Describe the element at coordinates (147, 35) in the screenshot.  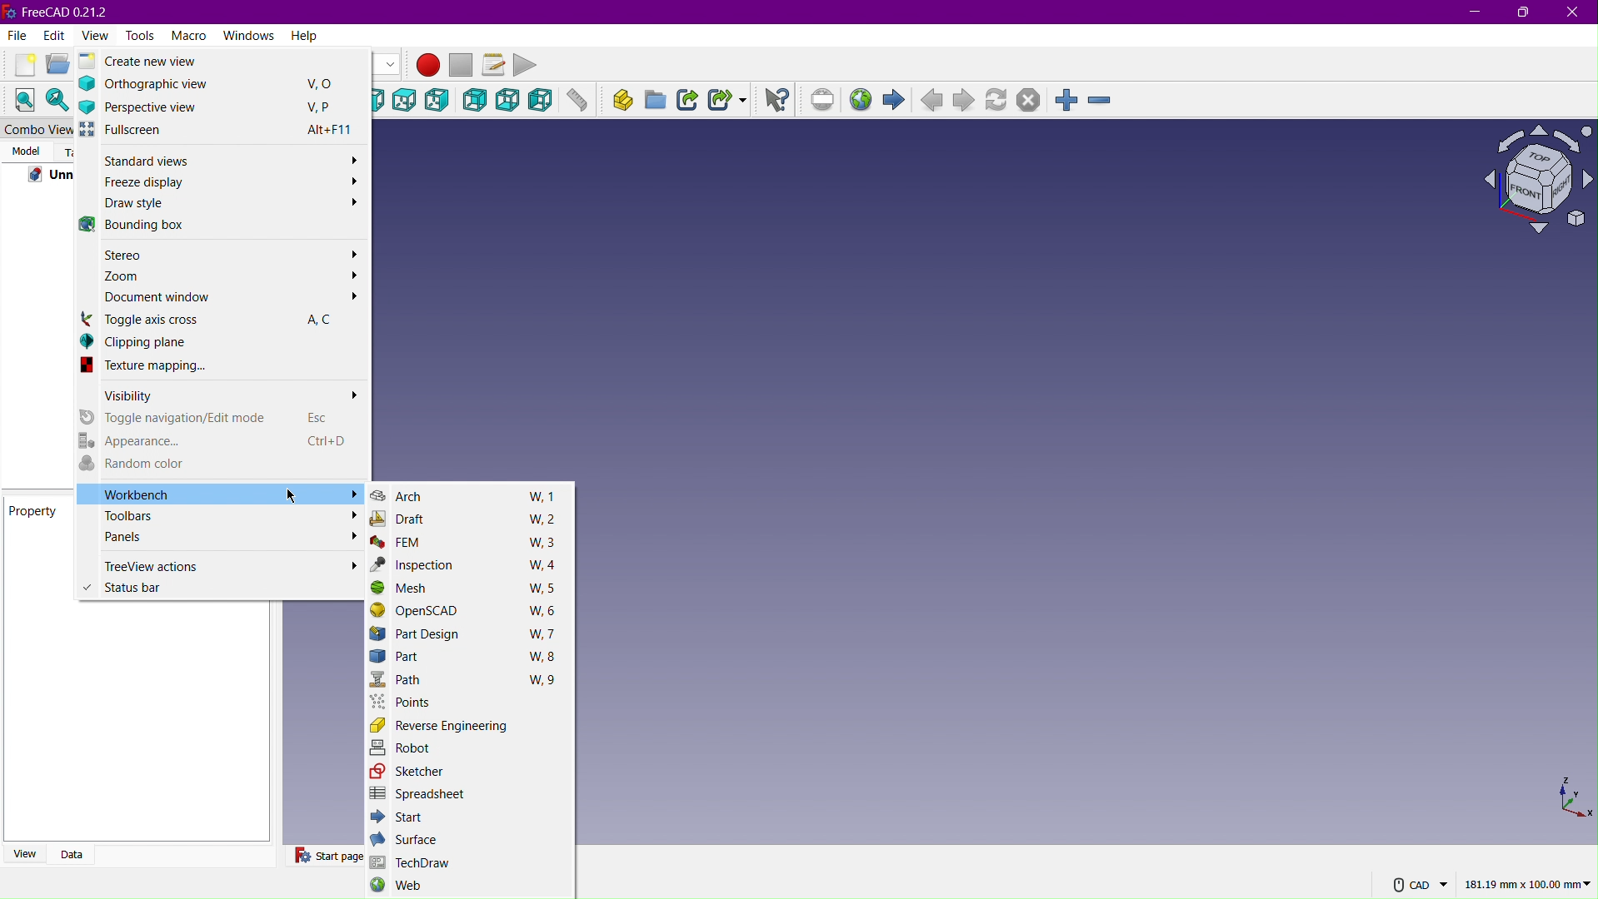
I see `Tools` at that location.